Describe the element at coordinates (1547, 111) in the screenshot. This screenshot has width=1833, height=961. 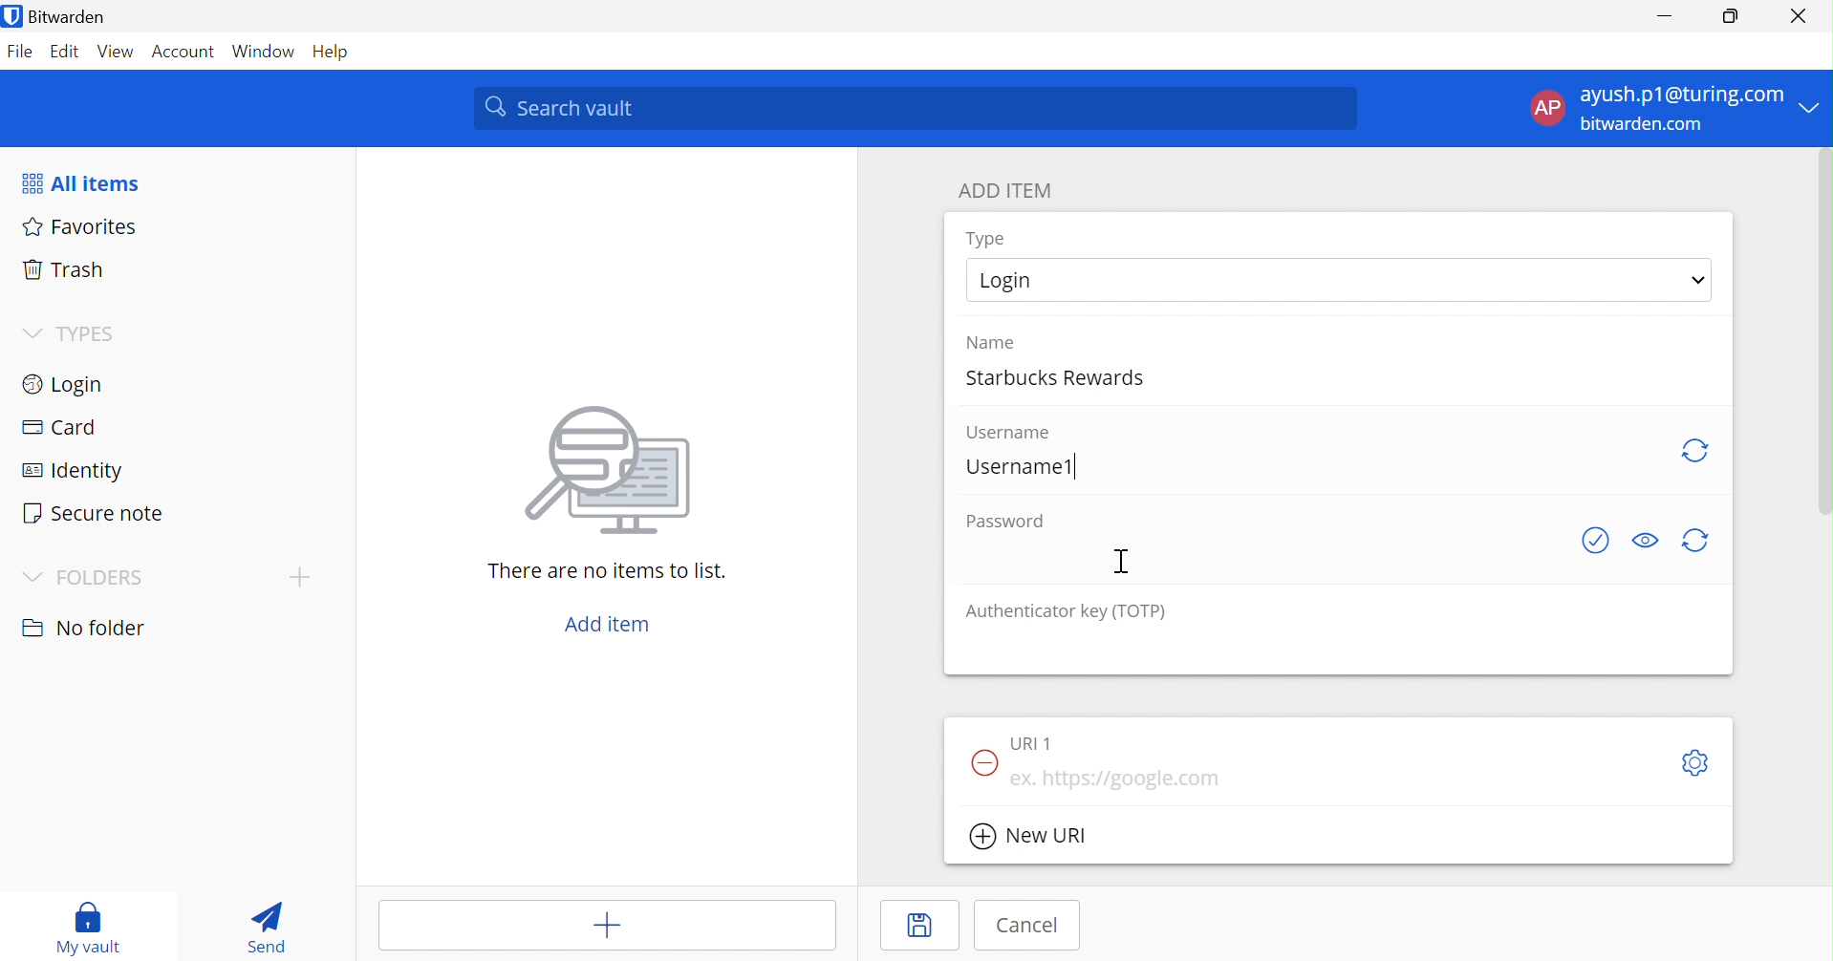
I see `AP` at that location.